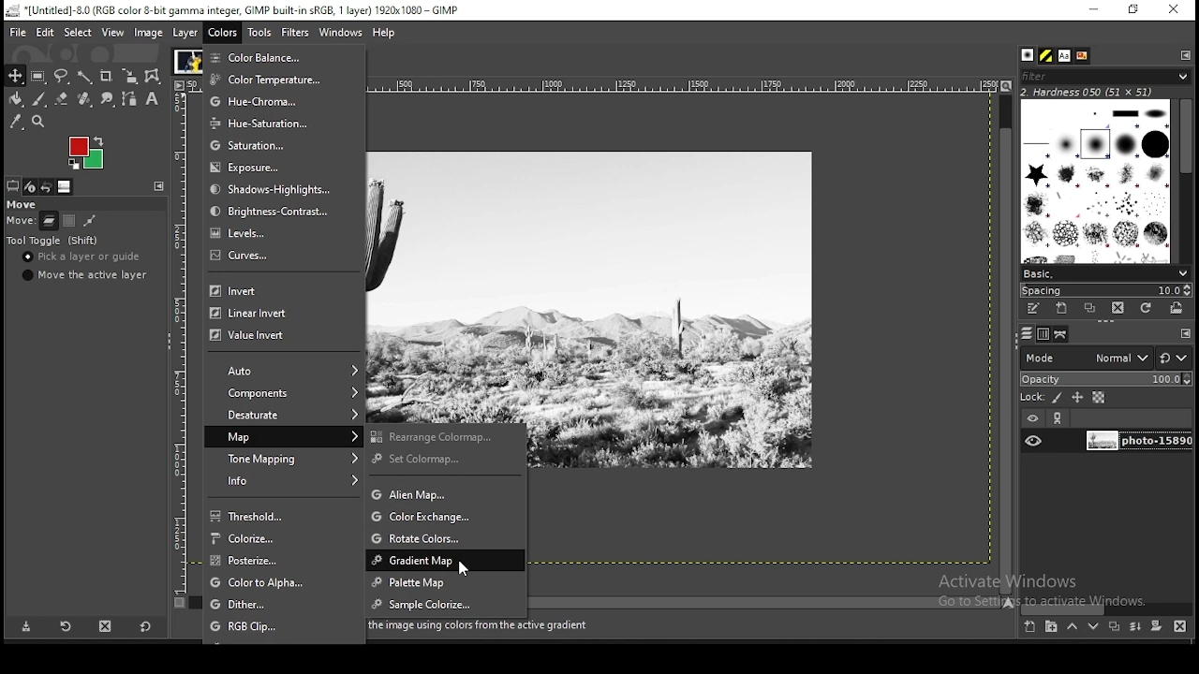  What do you see at coordinates (1110, 92) in the screenshot?
I see `hardness 050` at bounding box center [1110, 92].